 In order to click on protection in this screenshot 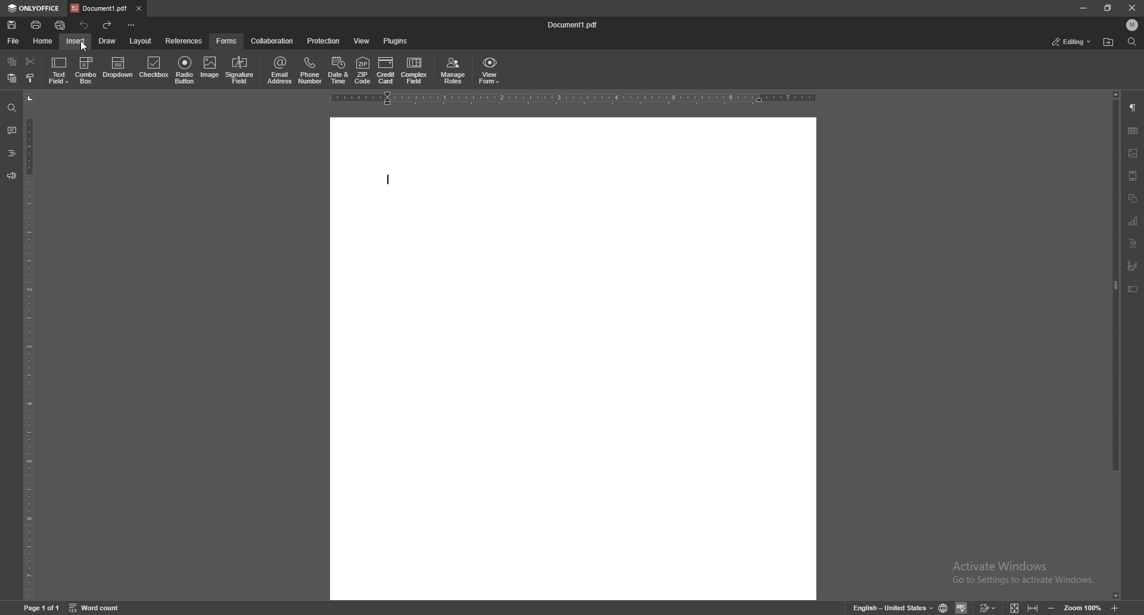, I will do `click(324, 41)`.